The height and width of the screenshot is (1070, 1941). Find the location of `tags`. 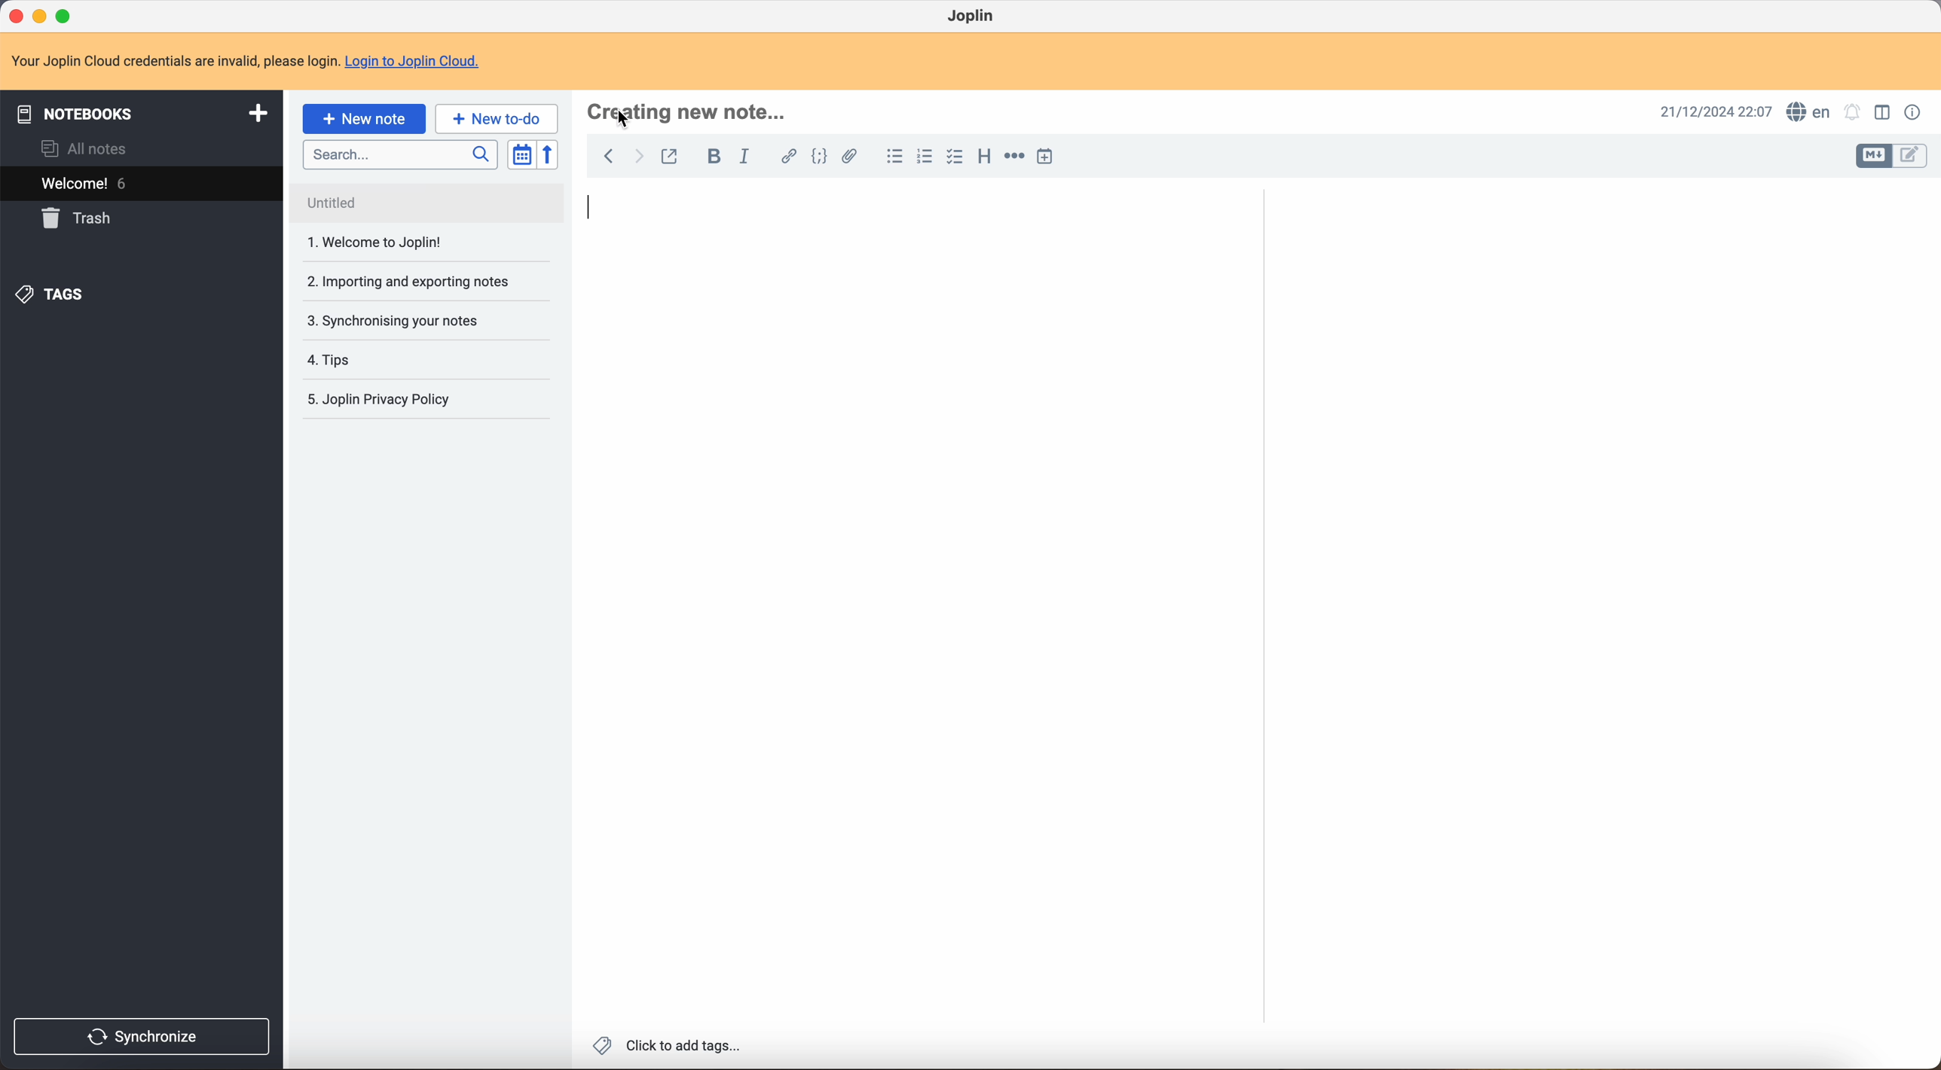

tags is located at coordinates (53, 296).